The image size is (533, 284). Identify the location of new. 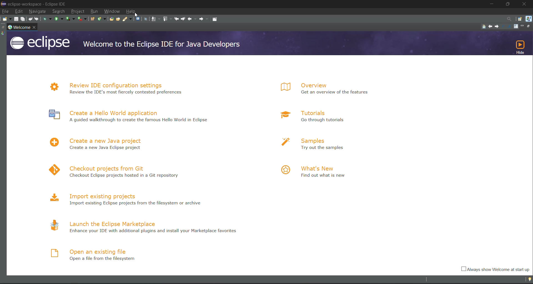
(6, 19).